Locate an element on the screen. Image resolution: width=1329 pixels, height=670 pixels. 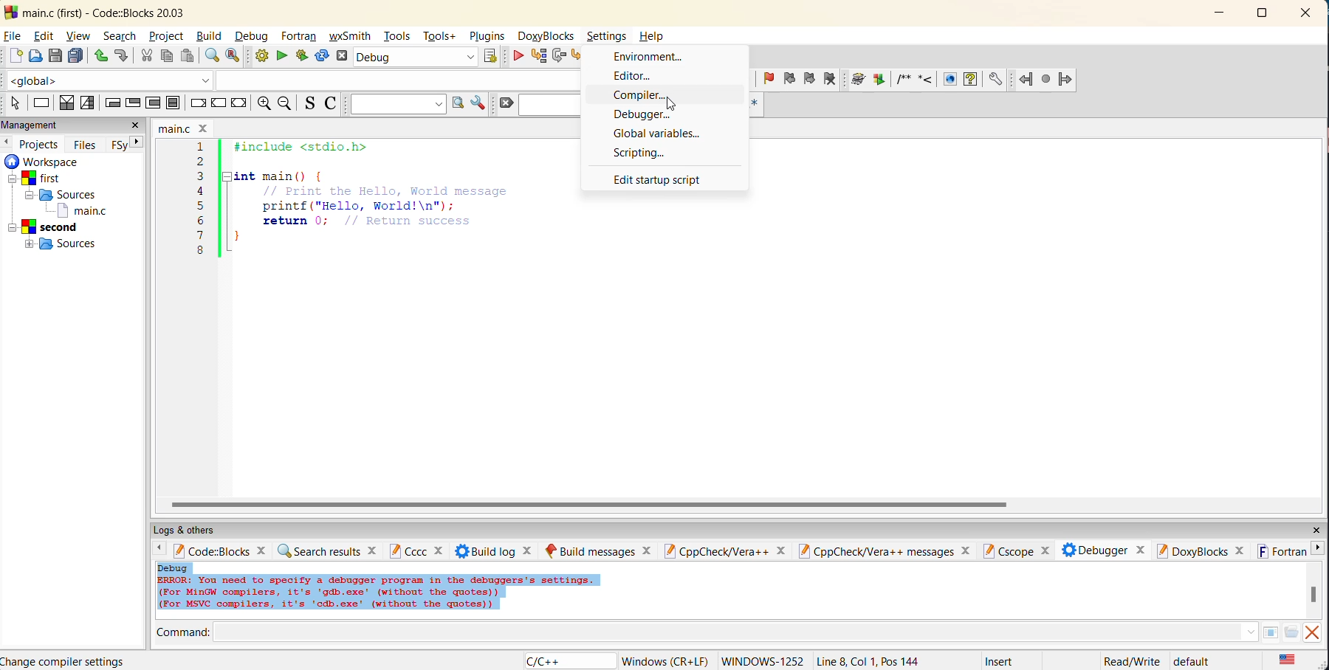
code completion compiler is located at coordinates (290, 83).